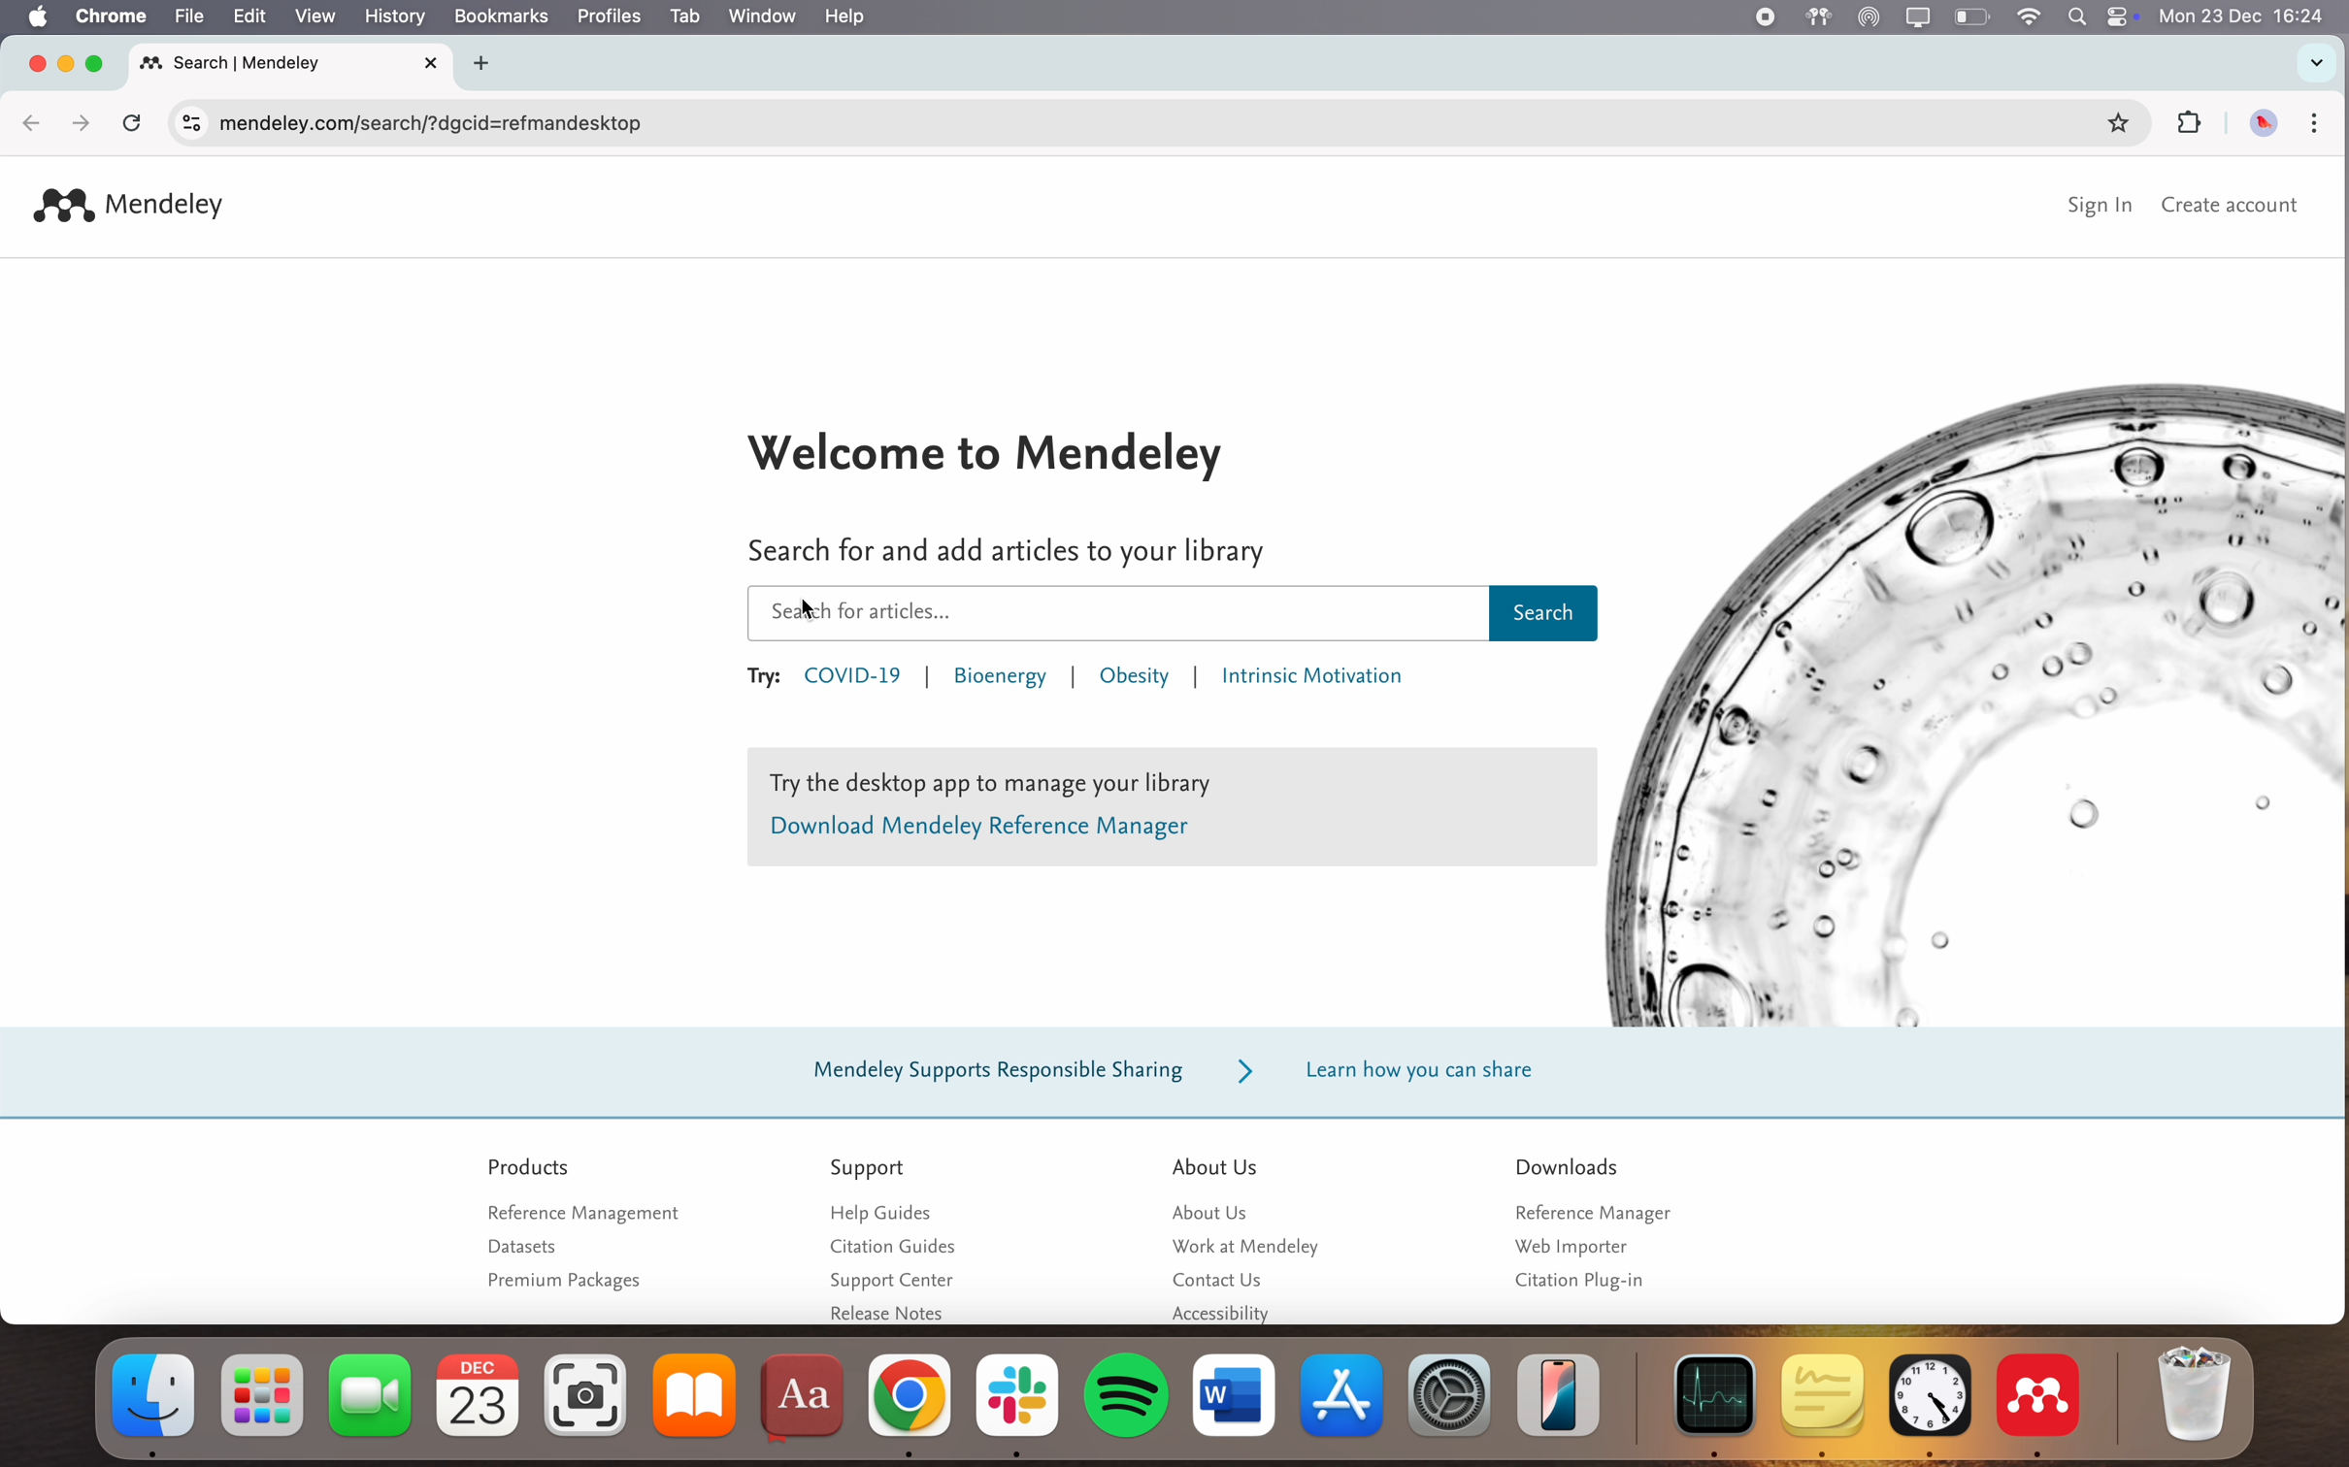 The image size is (2349, 1467). I want to click on support center, so click(890, 1279).